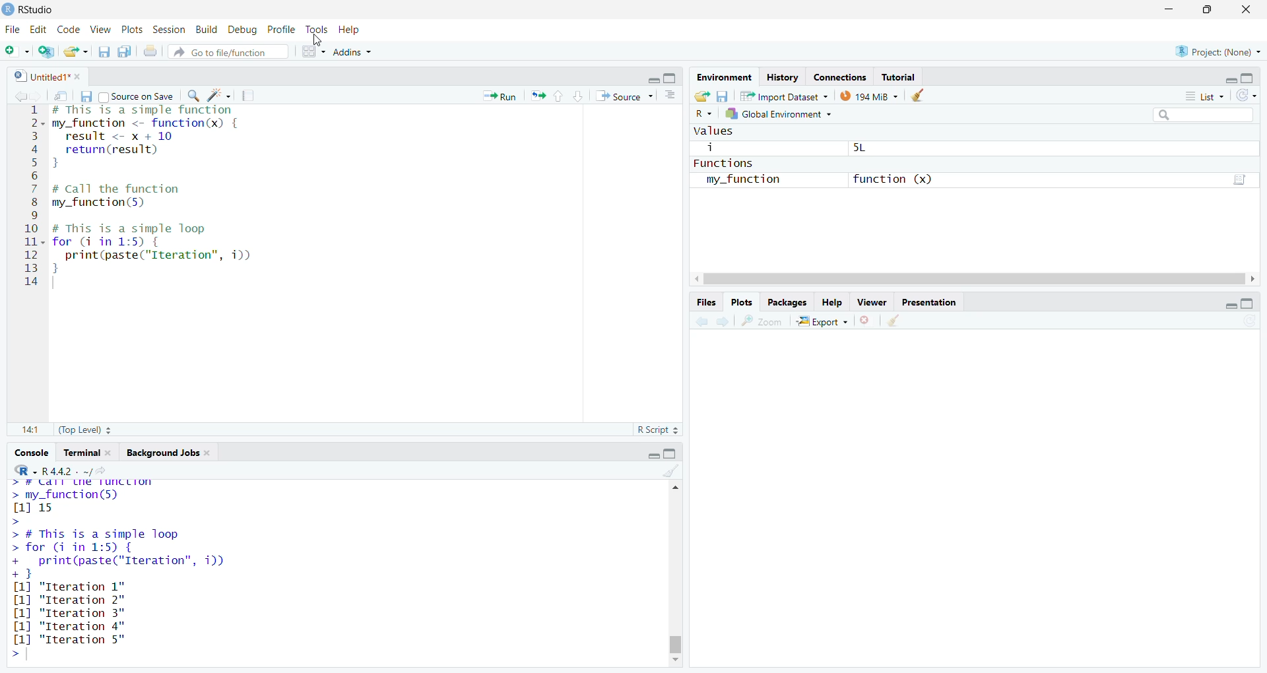 The width and height of the screenshot is (1267, 673). I want to click on go forward to next source location, so click(39, 95).